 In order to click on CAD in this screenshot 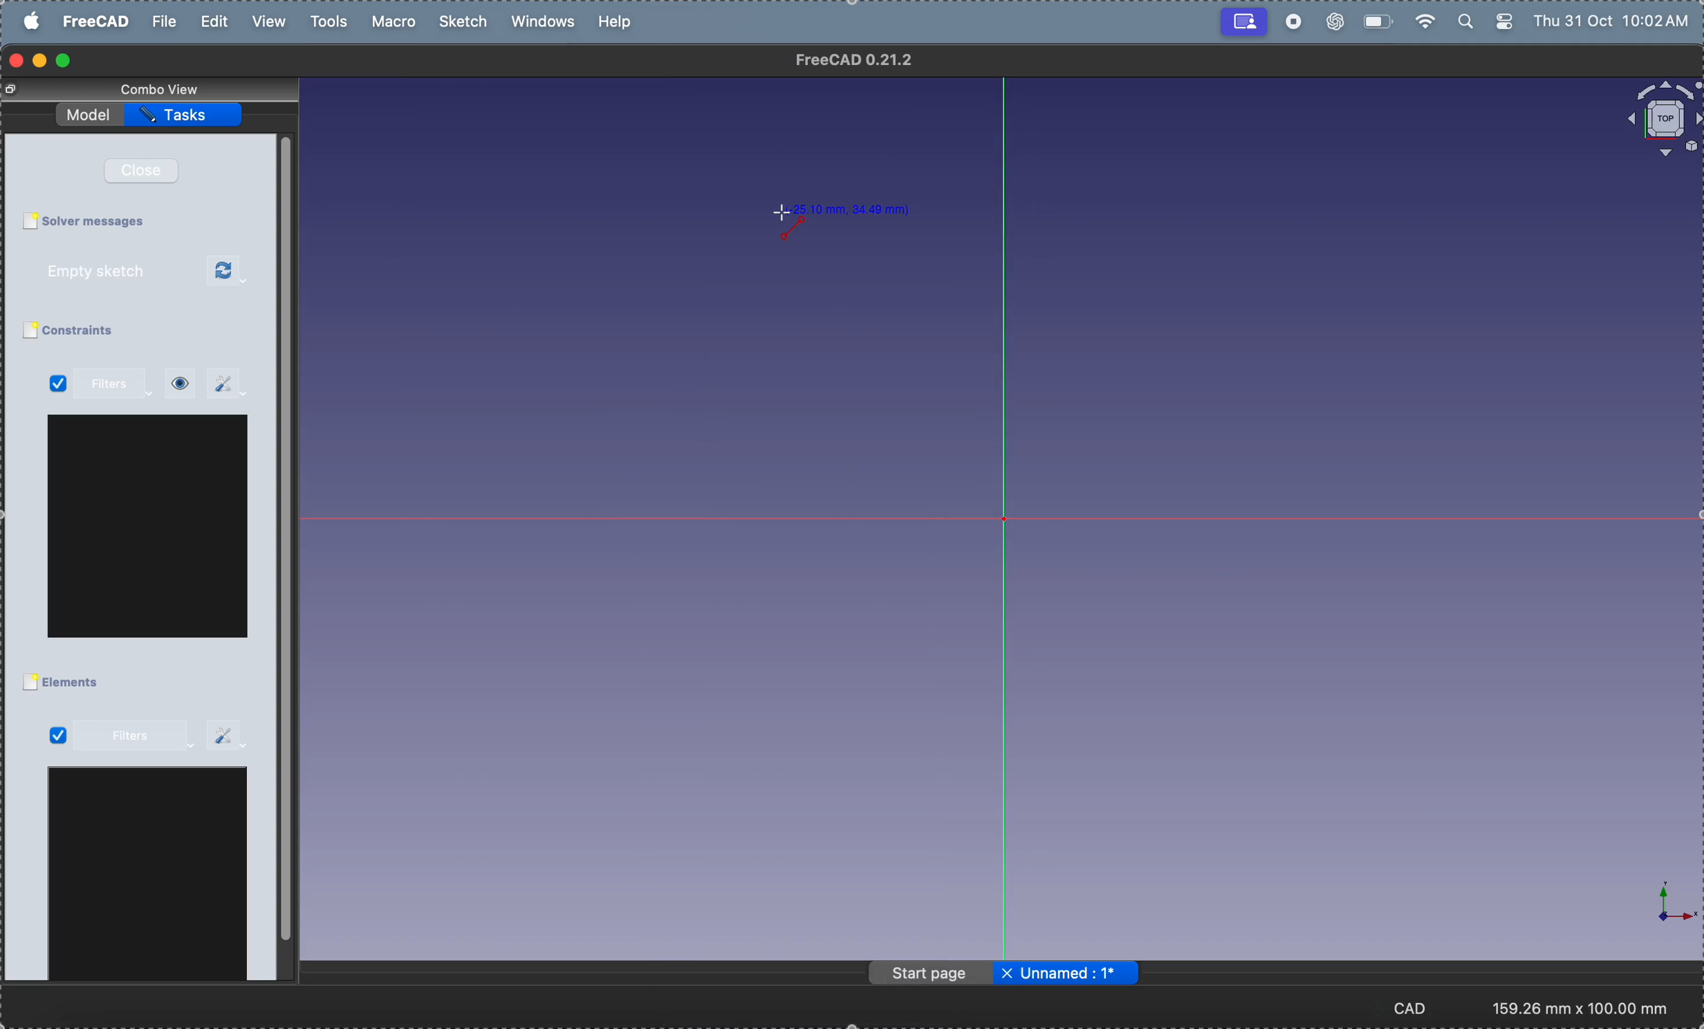, I will do `click(1419, 1007)`.